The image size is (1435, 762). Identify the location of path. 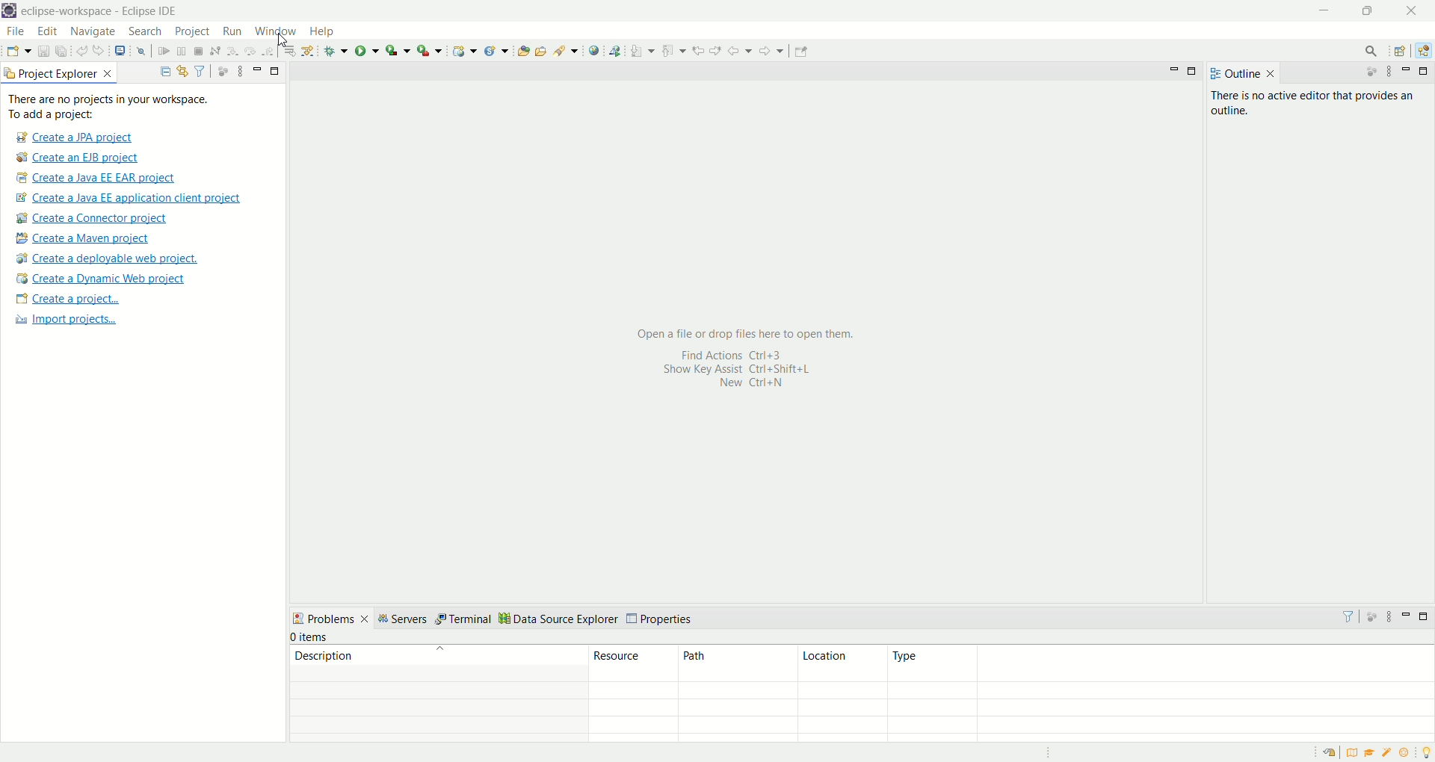
(738, 663).